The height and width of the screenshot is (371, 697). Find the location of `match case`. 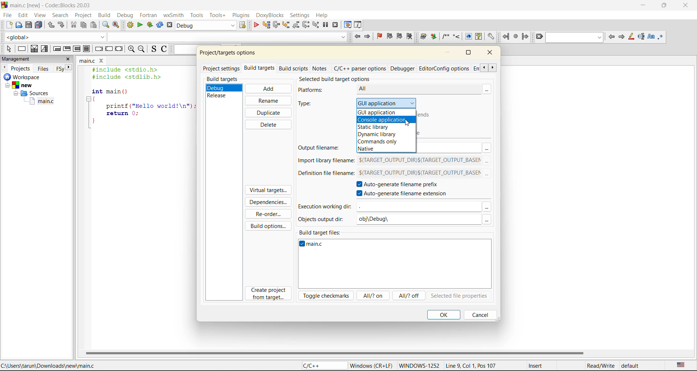

match case is located at coordinates (651, 37).